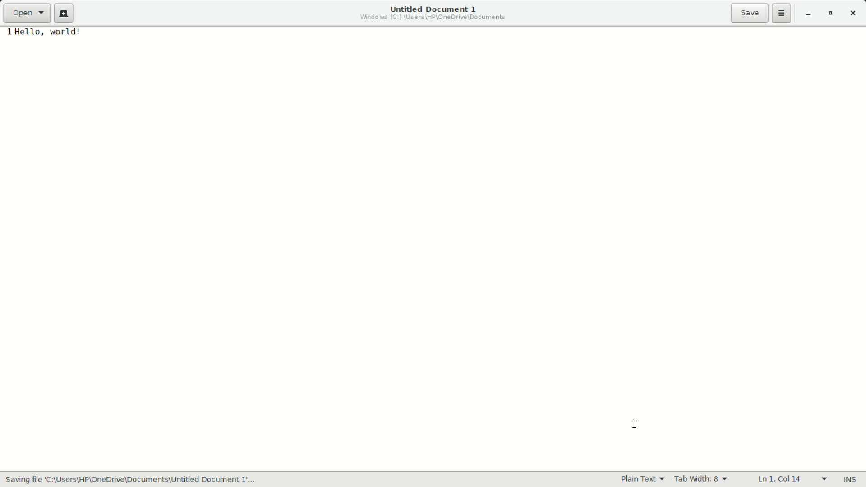  Describe the element at coordinates (636, 423) in the screenshot. I see `cursor` at that location.